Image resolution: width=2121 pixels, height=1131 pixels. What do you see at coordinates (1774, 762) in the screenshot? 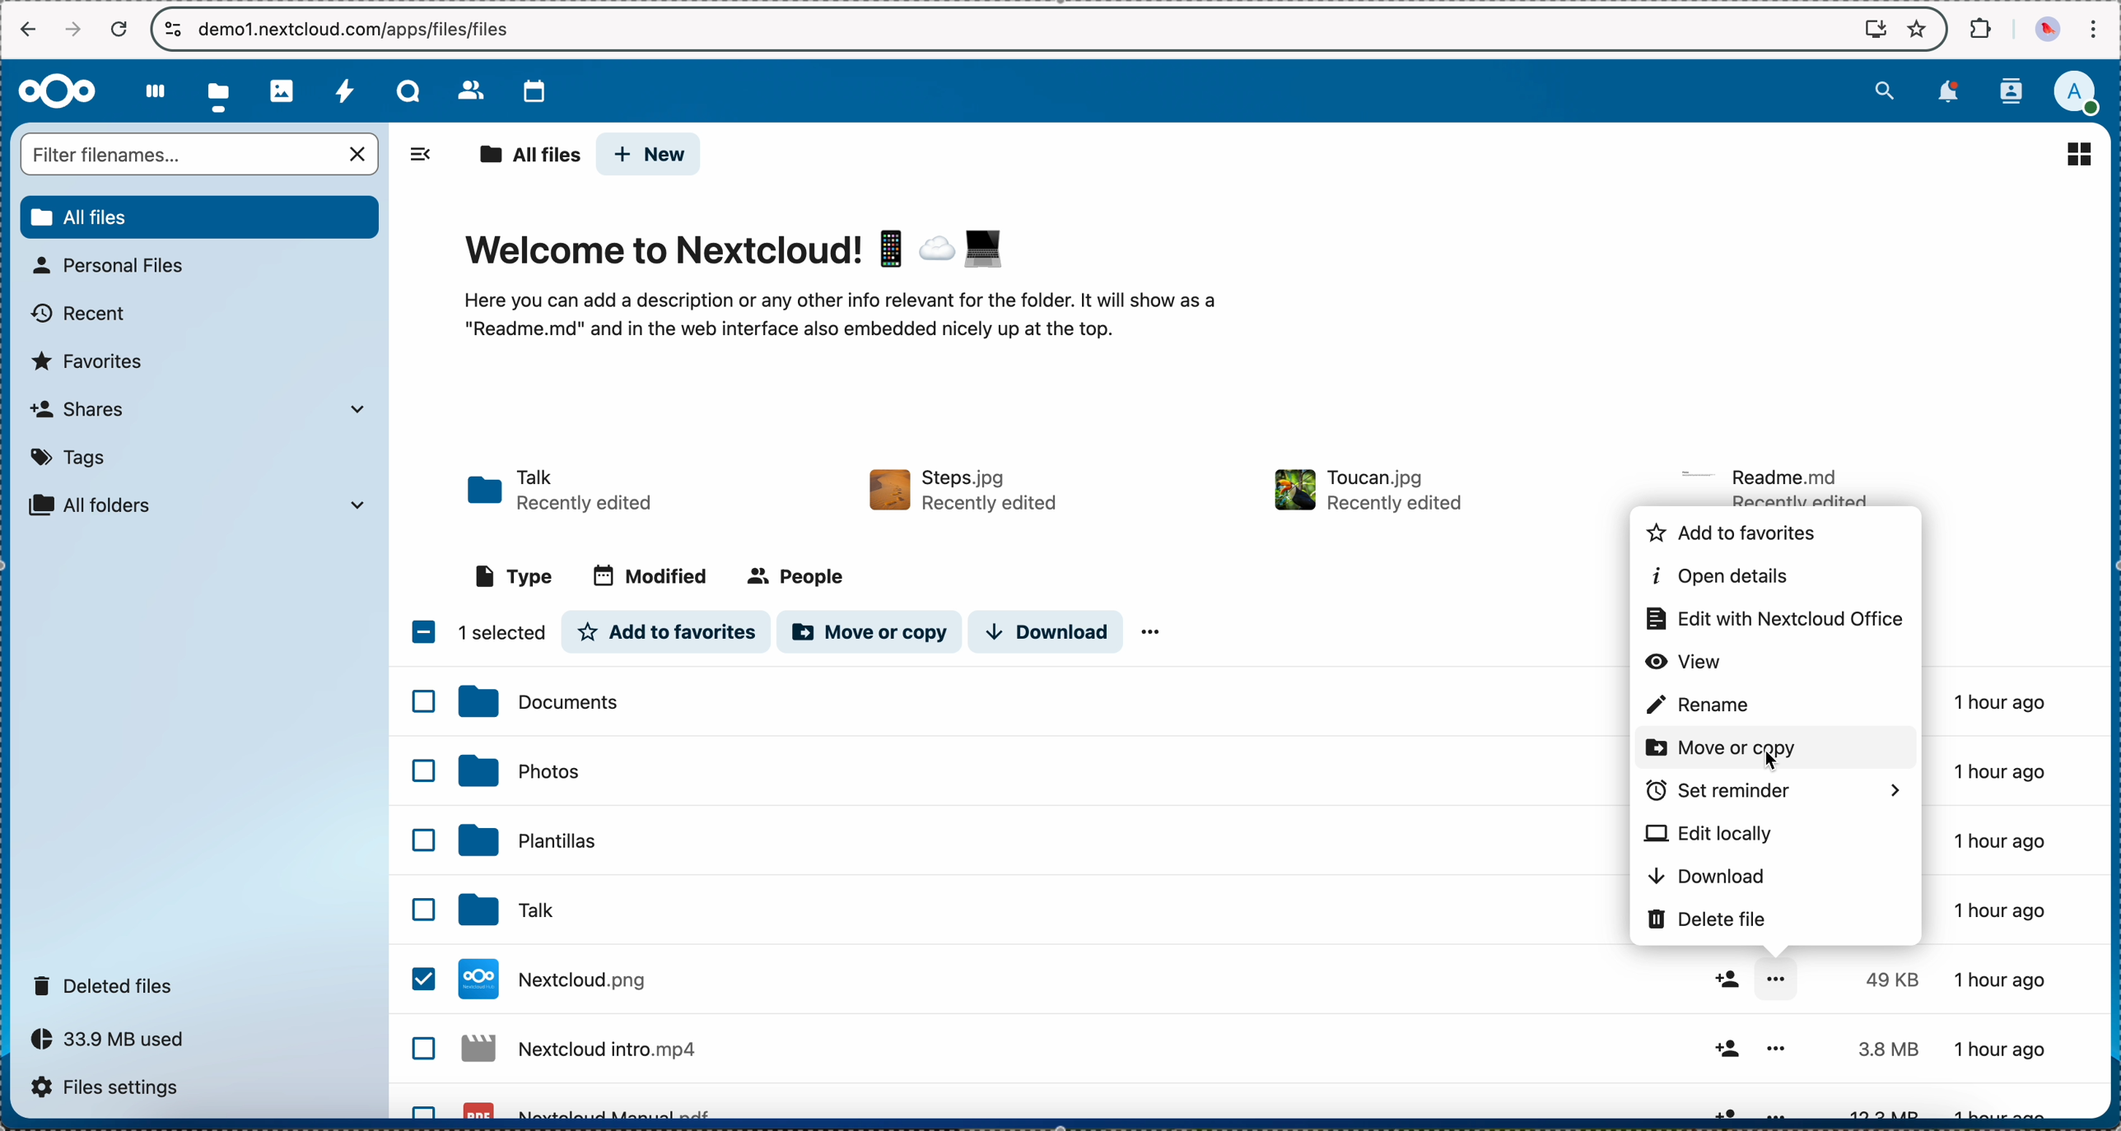
I see `cursor` at bounding box center [1774, 762].